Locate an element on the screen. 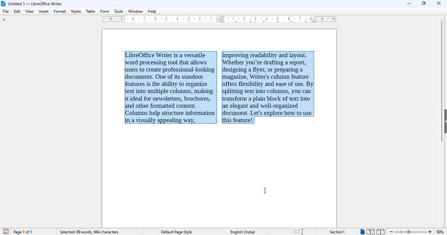  close is located at coordinates (439, 3).